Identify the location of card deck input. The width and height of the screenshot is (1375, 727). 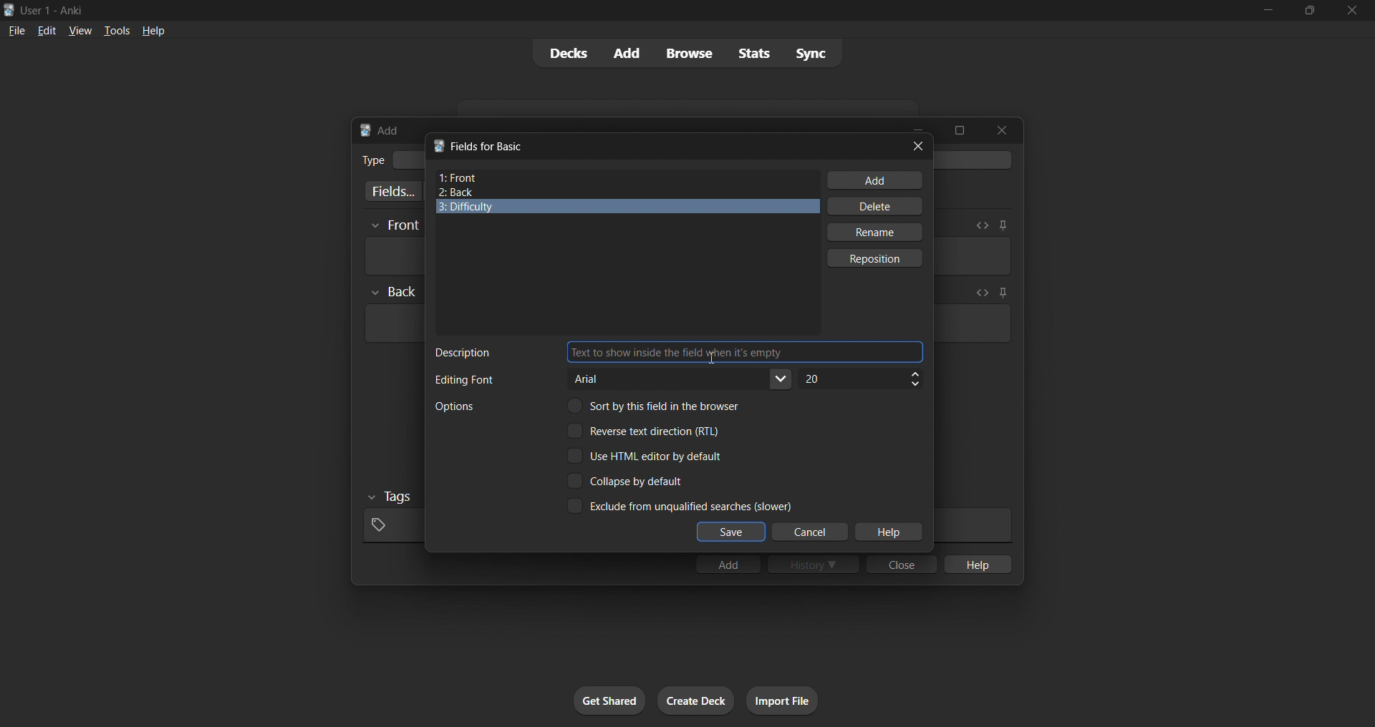
(975, 160).